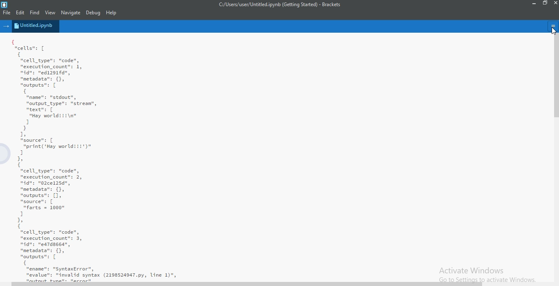  What do you see at coordinates (552, 25) in the screenshot?
I see `menu` at bounding box center [552, 25].